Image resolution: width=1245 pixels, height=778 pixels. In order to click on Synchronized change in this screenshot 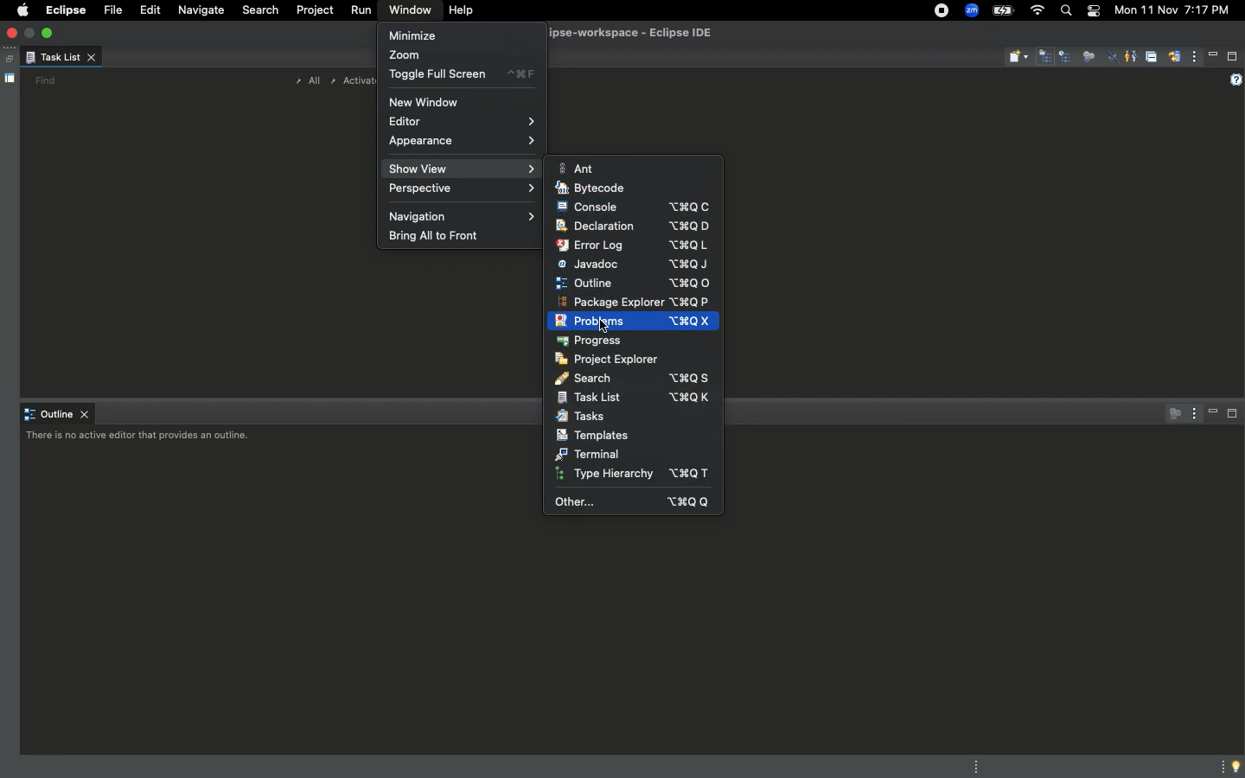, I will do `click(1174, 61)`.